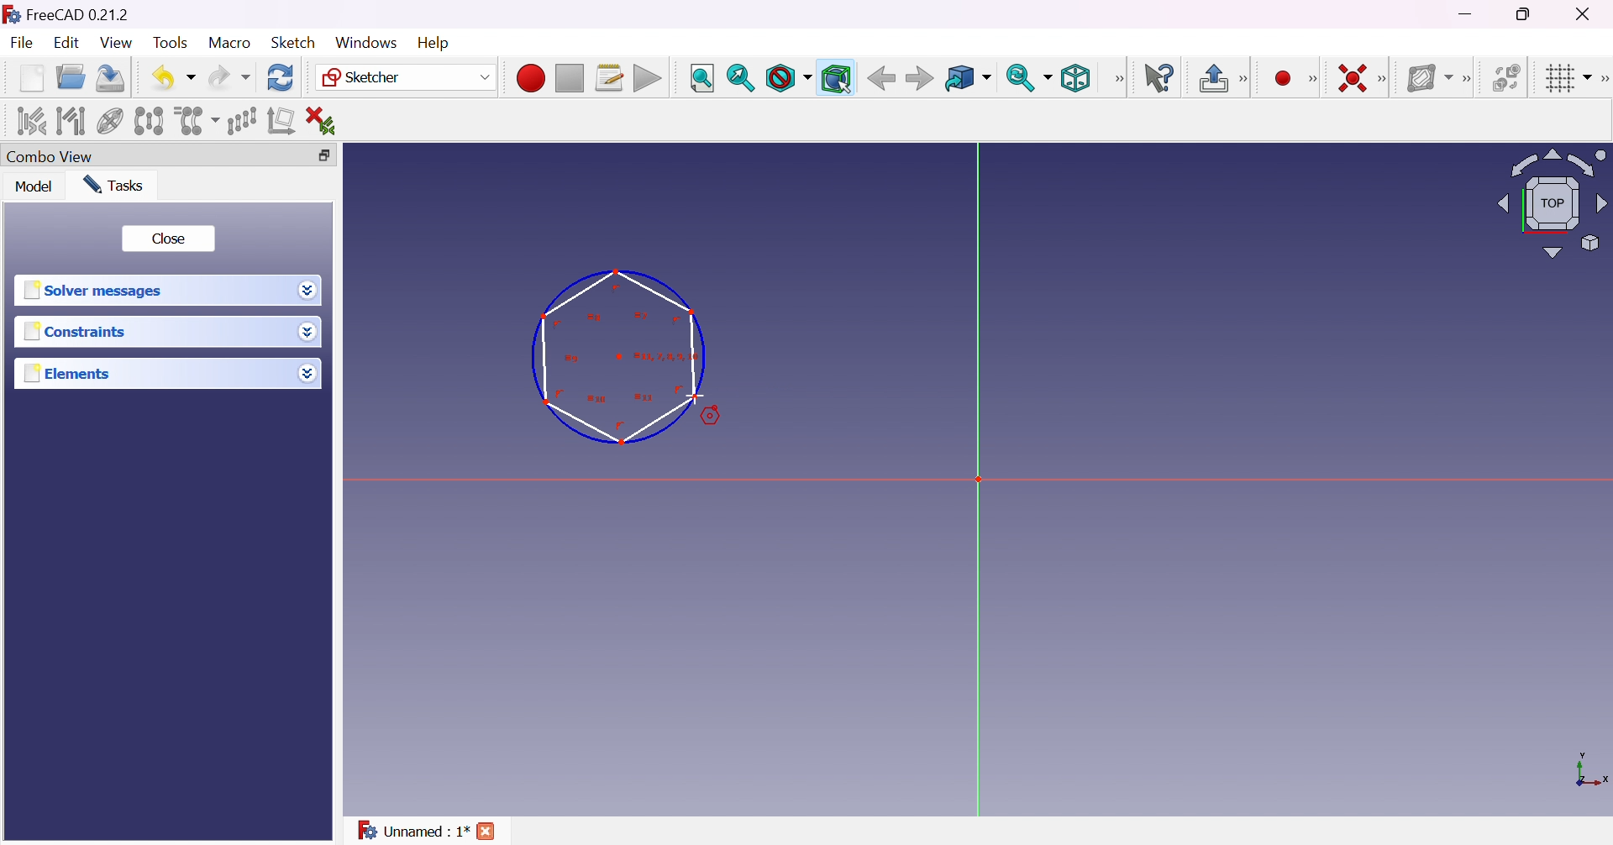  Describe the element at coordinates (117, 186) in the screenshot. I see `Tasks` at that location.